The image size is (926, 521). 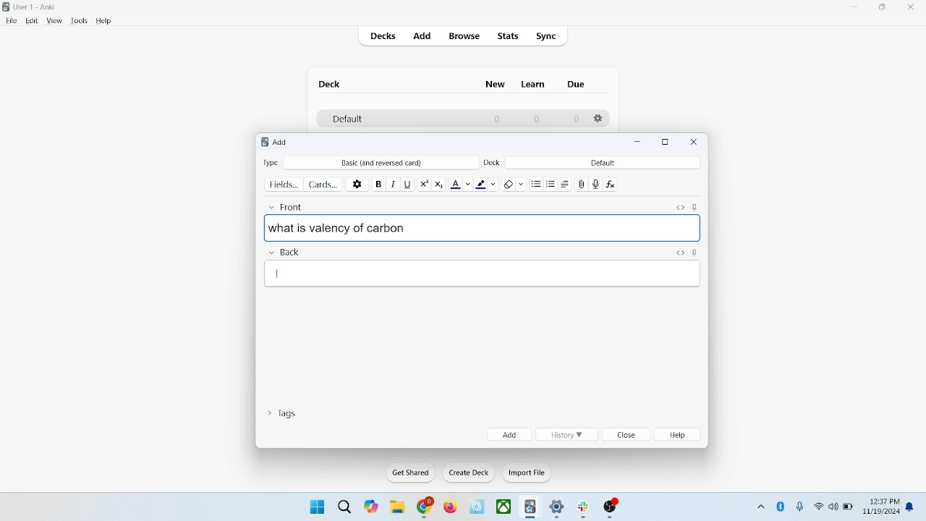 I want to click on logo, so click(x=262, y=143).